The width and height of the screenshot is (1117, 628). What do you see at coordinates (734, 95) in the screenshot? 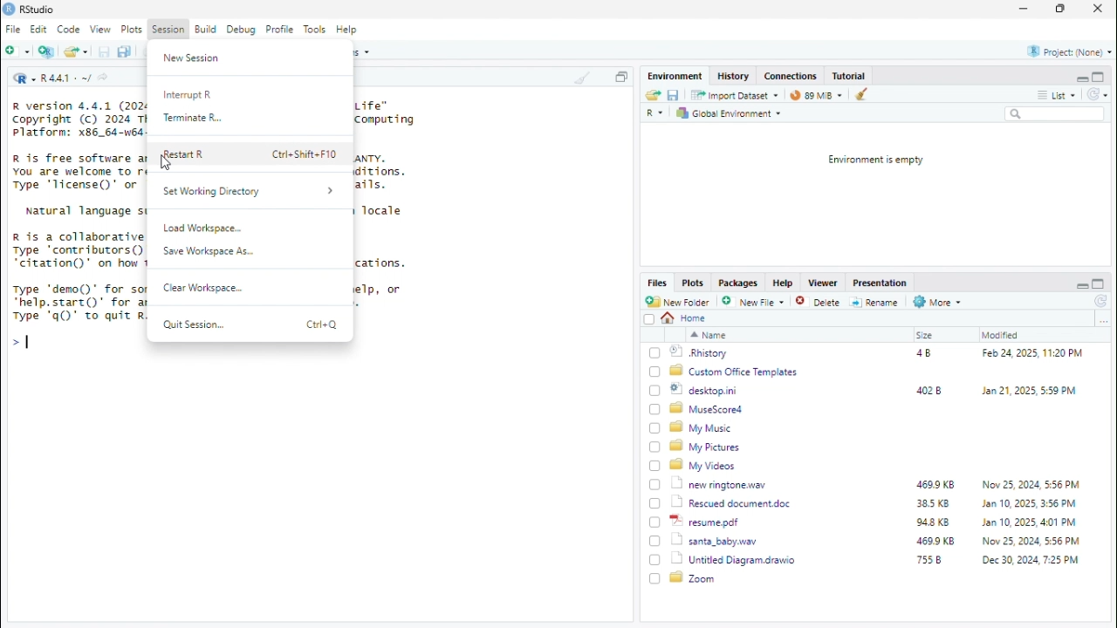
I see `Import Dataset` at bounding box center [734, 95].